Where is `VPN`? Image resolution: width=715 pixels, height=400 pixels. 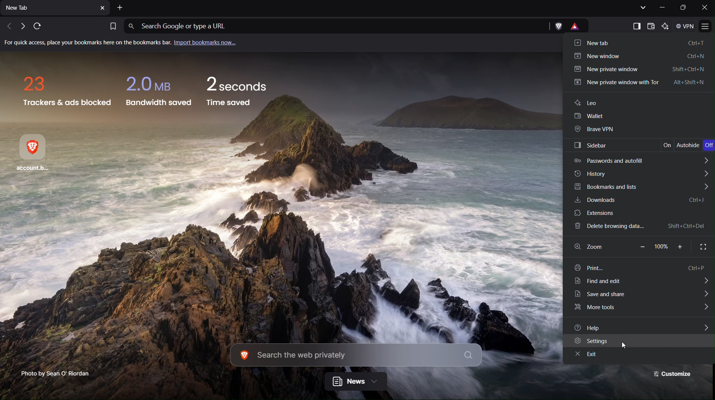
VPN is located at coordinates (686, 26).